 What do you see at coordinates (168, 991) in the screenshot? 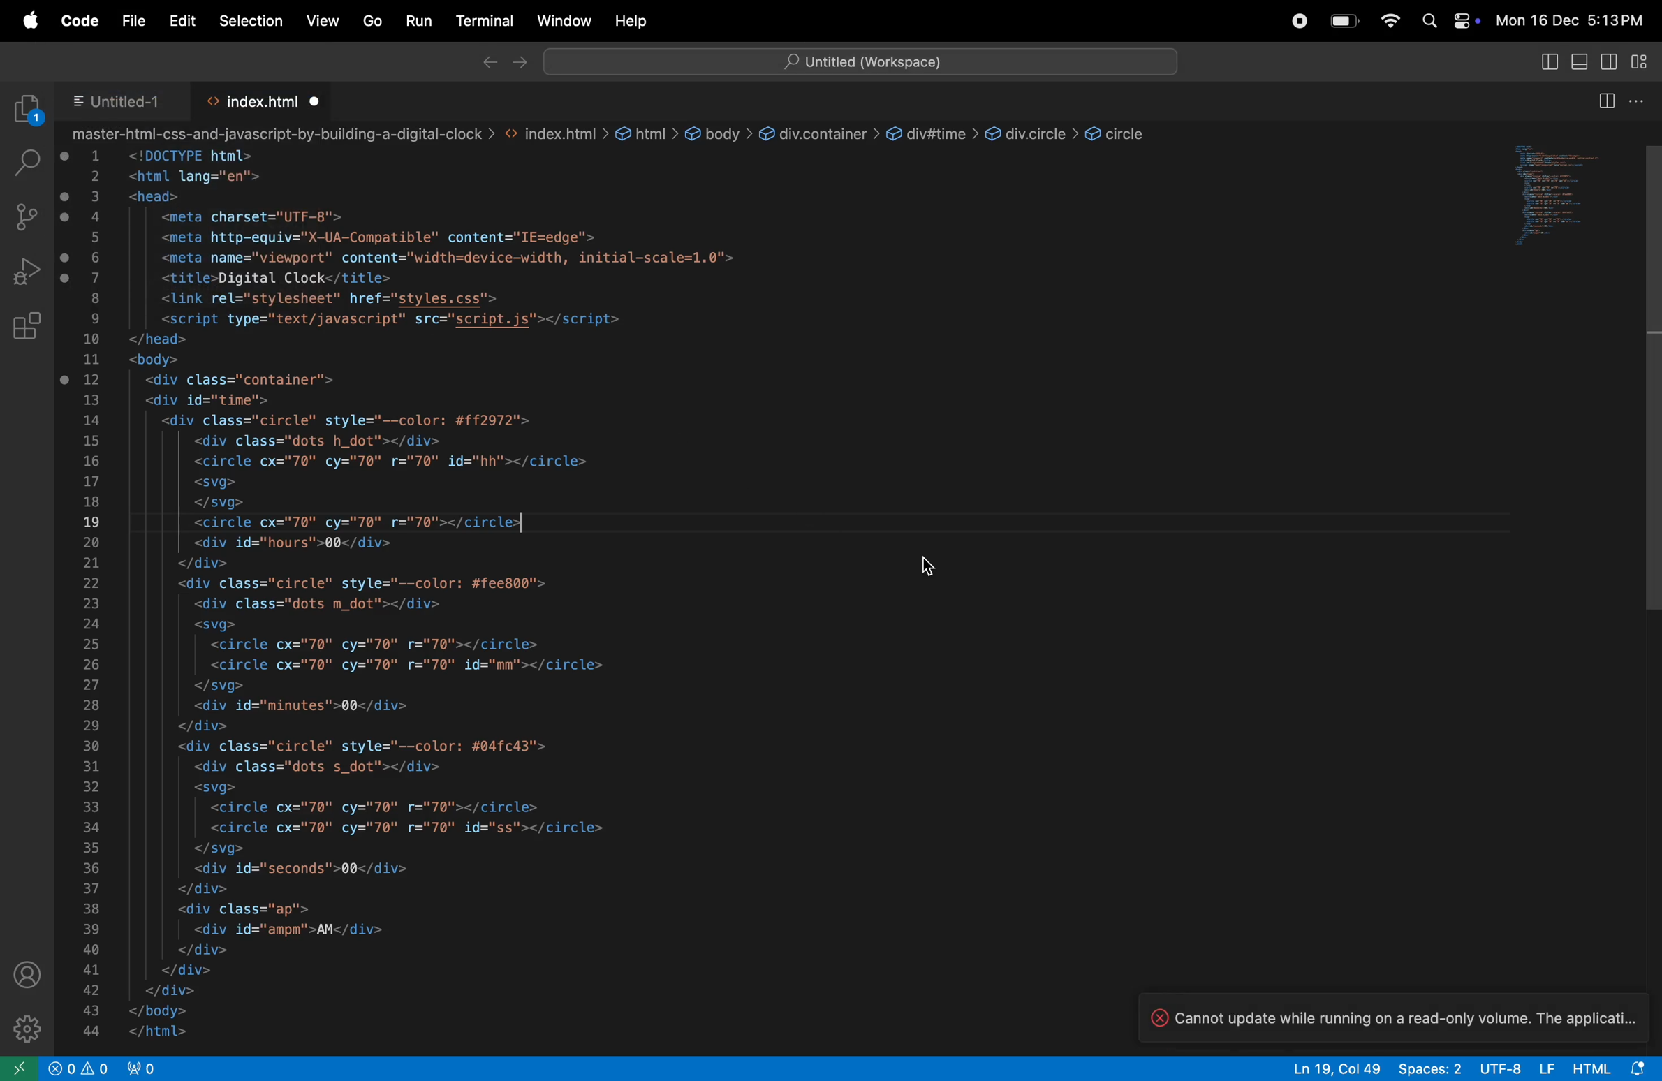
I see `</div>` at bounding box center [168, 991].